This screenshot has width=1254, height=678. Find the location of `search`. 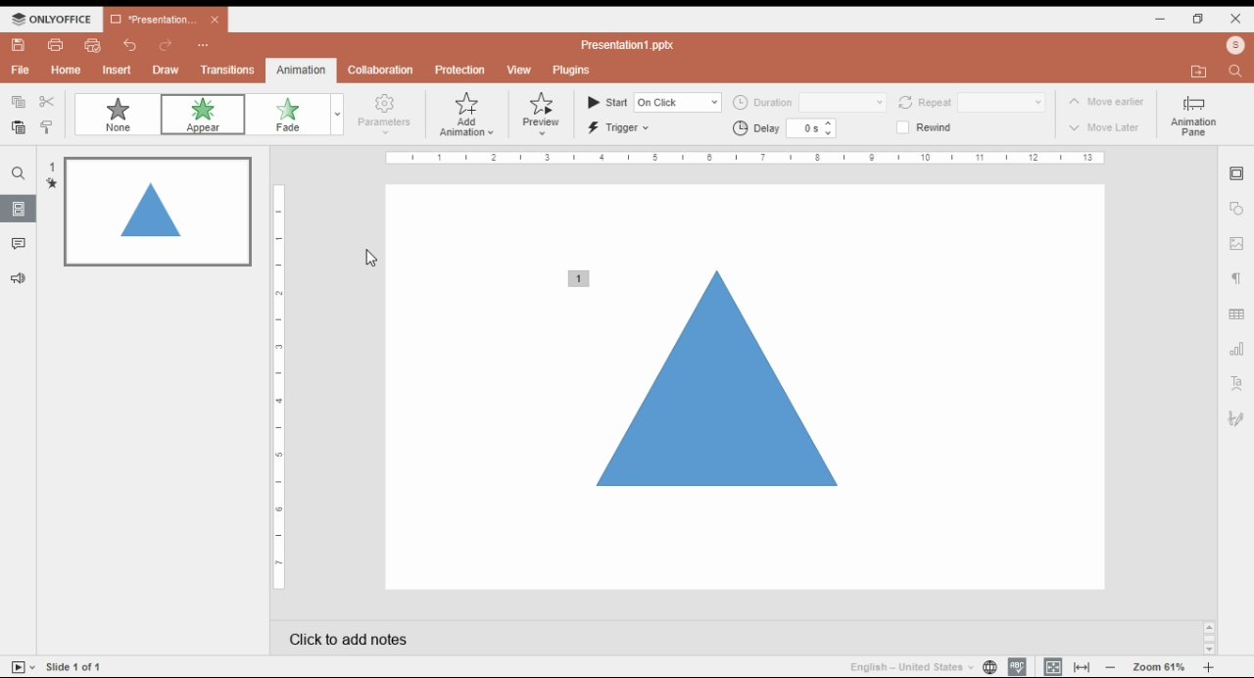

search is located at coordinates (21, 172).